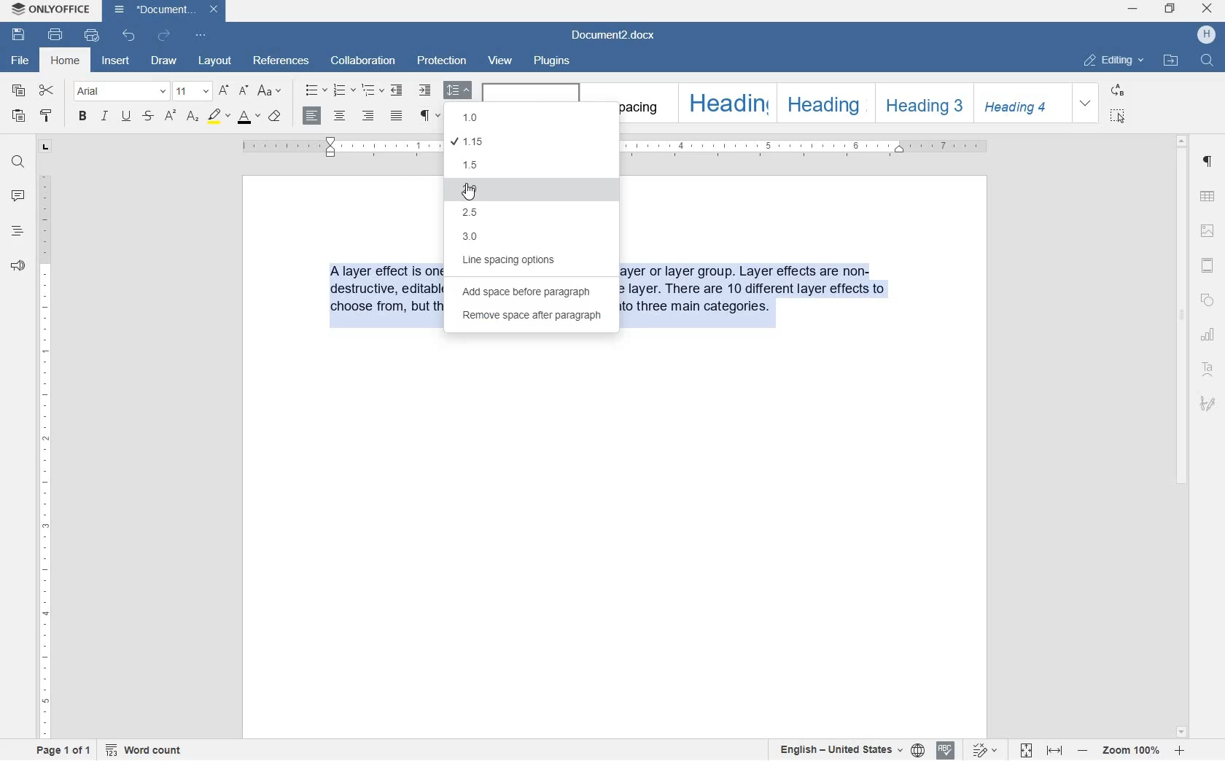 This screenshot has width=1225, height=761. Describe the element at coordinates (1207, 403) in the screenshot. I see `signature` at that location.